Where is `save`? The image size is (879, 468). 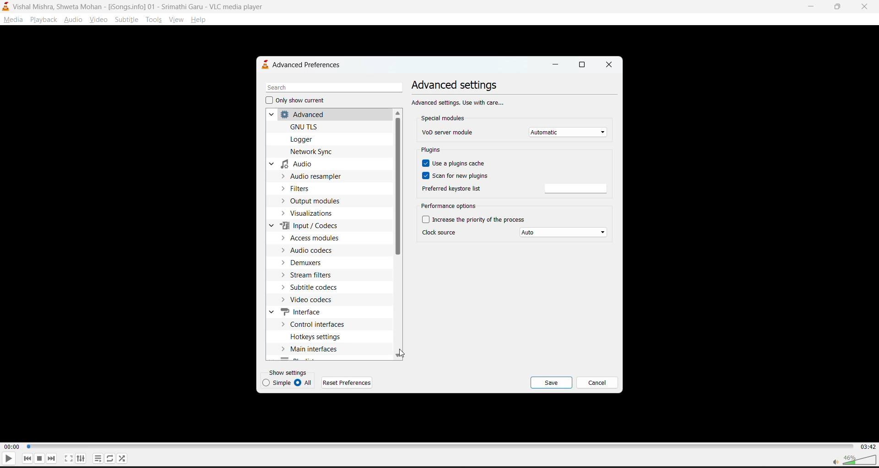
save is located at coordinates (553, 382).